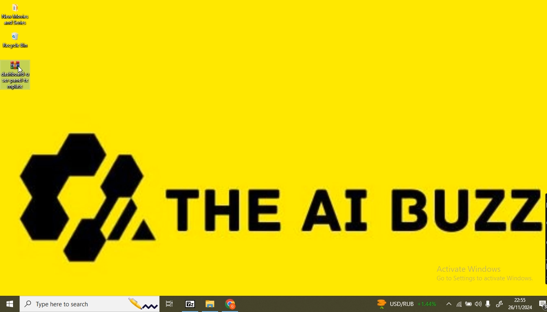 The height and width of the screenshot is (312, 547). What do you see at coordinates (405, 303) in the screenshot?
I see `news currency rate` at bounding box center [405, 303].